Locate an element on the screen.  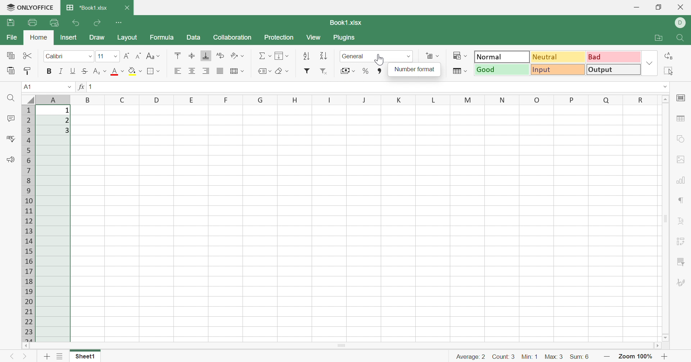
Add cells is located at coordinates (432, 55).